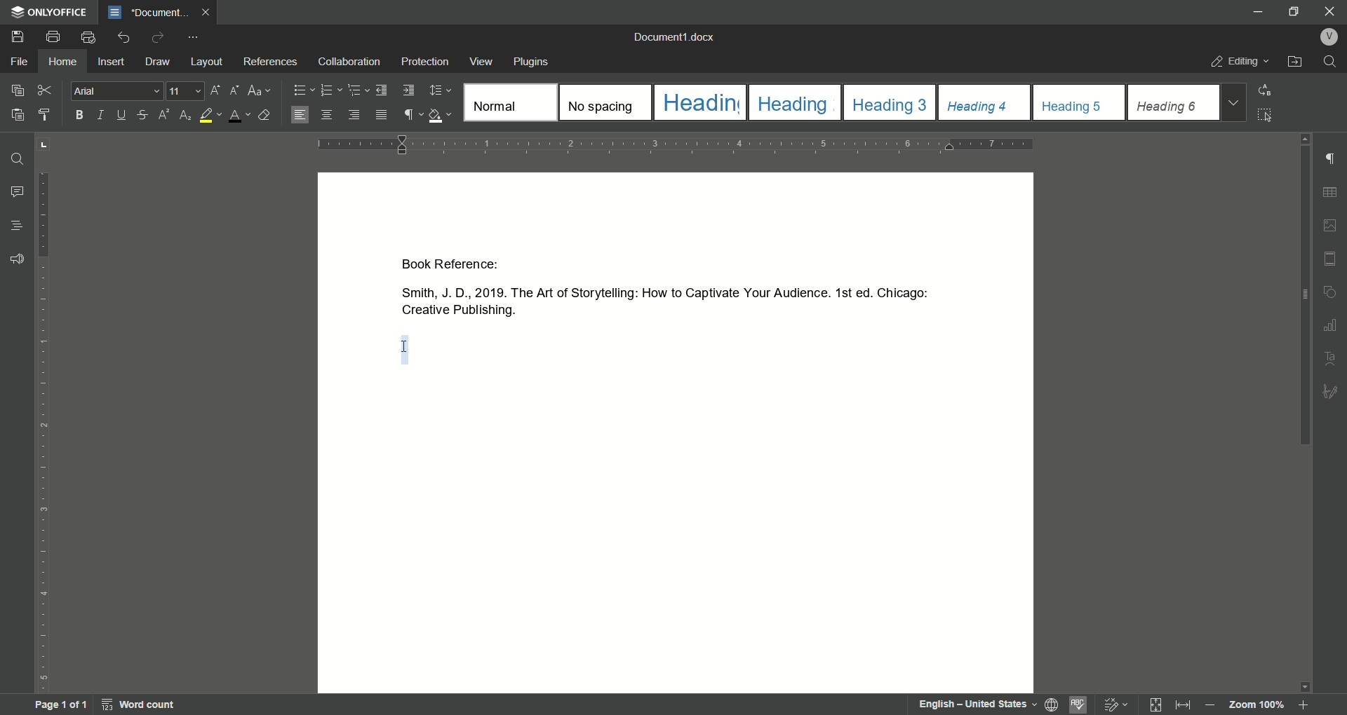 The height and width of the screenshot is (715, 1347). Describe the element at coordinates (441, 114) in the screenshot. I see `shading` at that location.